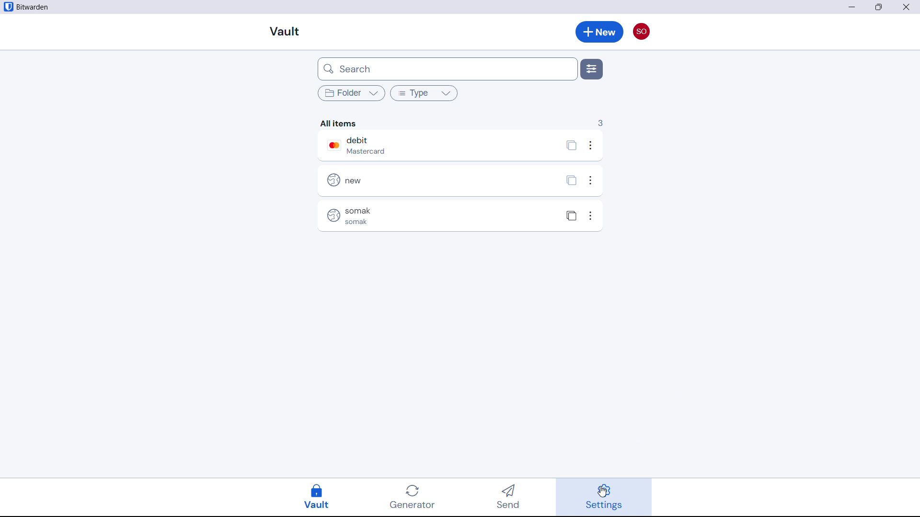  I want to click on debit mastercard, so click(406, 146).